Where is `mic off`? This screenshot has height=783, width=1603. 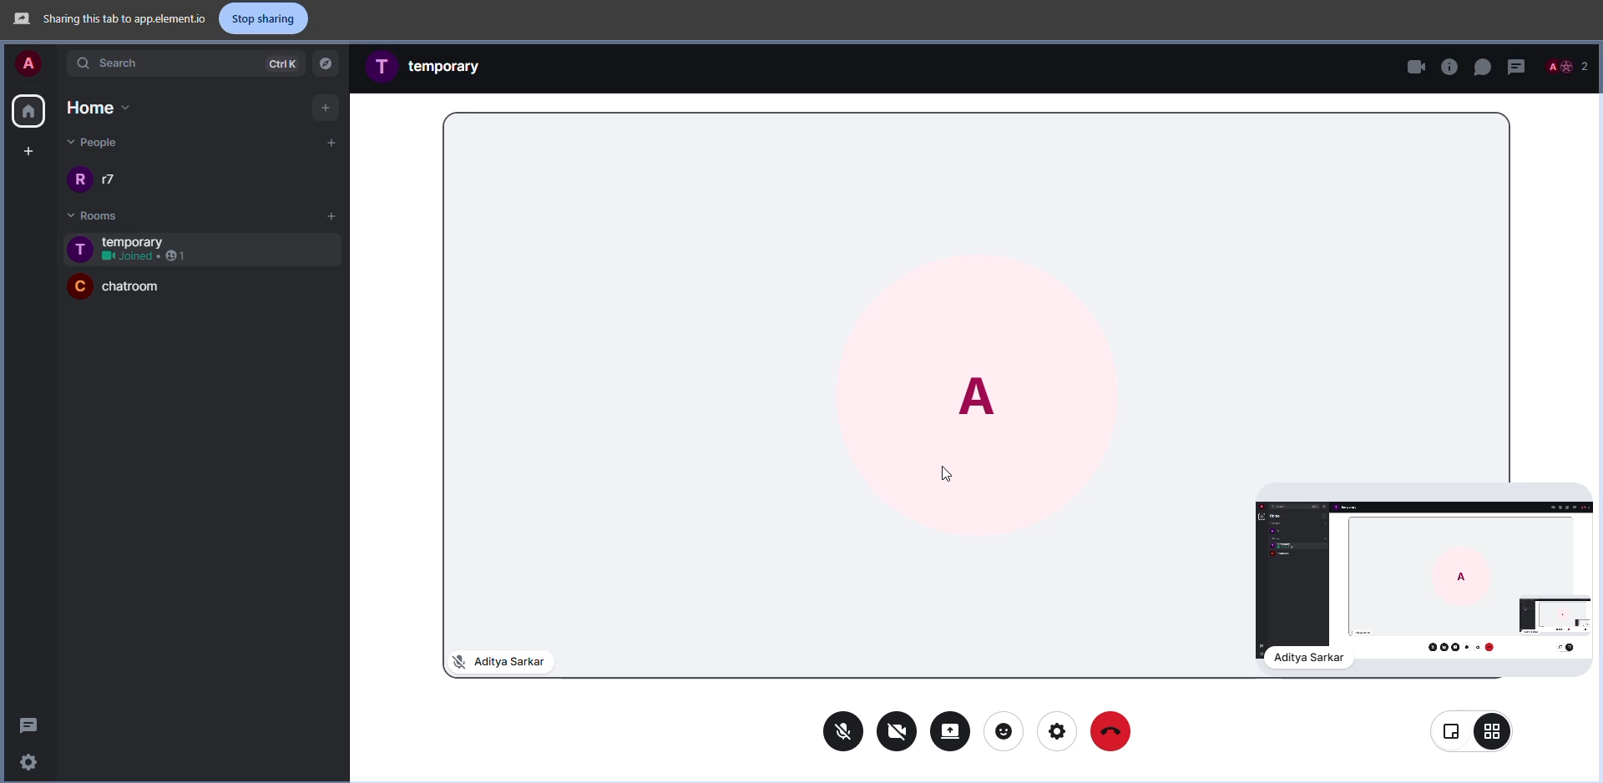
mic off is located at coordinates (498, 663).